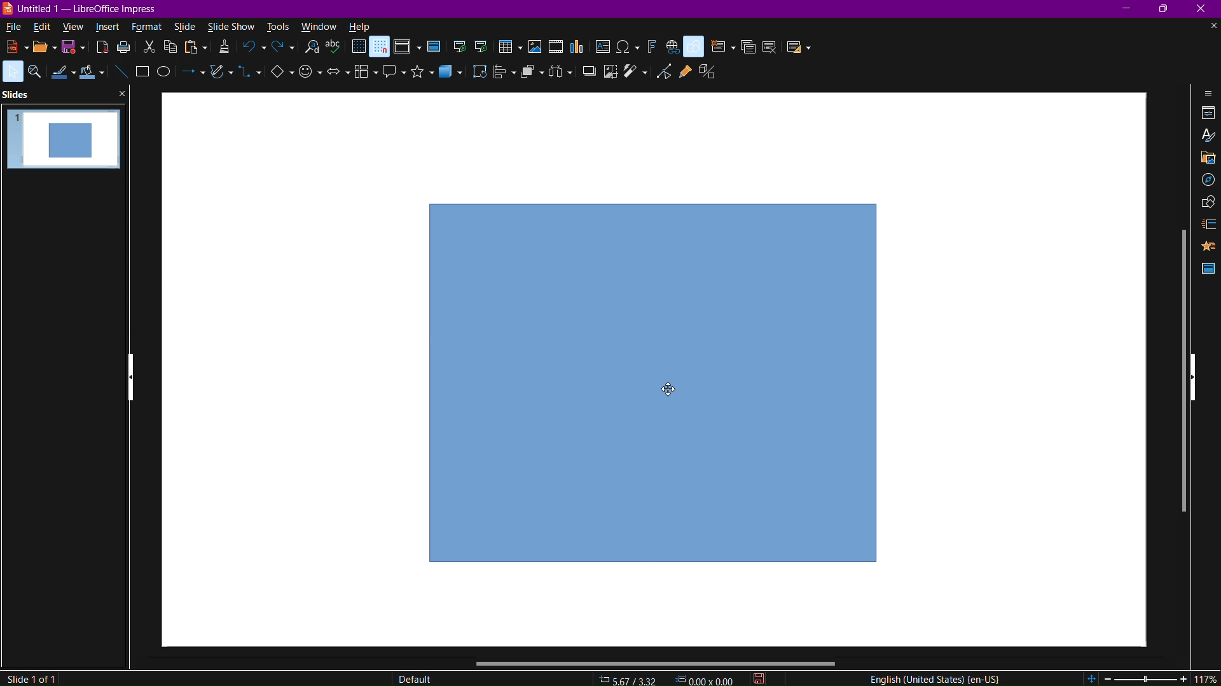 The width and height of the screenshot is (1221, 686). What do you see at coordinates (415, 677) in the screenshot?
I see `Default` at bounding box center [415, 677].